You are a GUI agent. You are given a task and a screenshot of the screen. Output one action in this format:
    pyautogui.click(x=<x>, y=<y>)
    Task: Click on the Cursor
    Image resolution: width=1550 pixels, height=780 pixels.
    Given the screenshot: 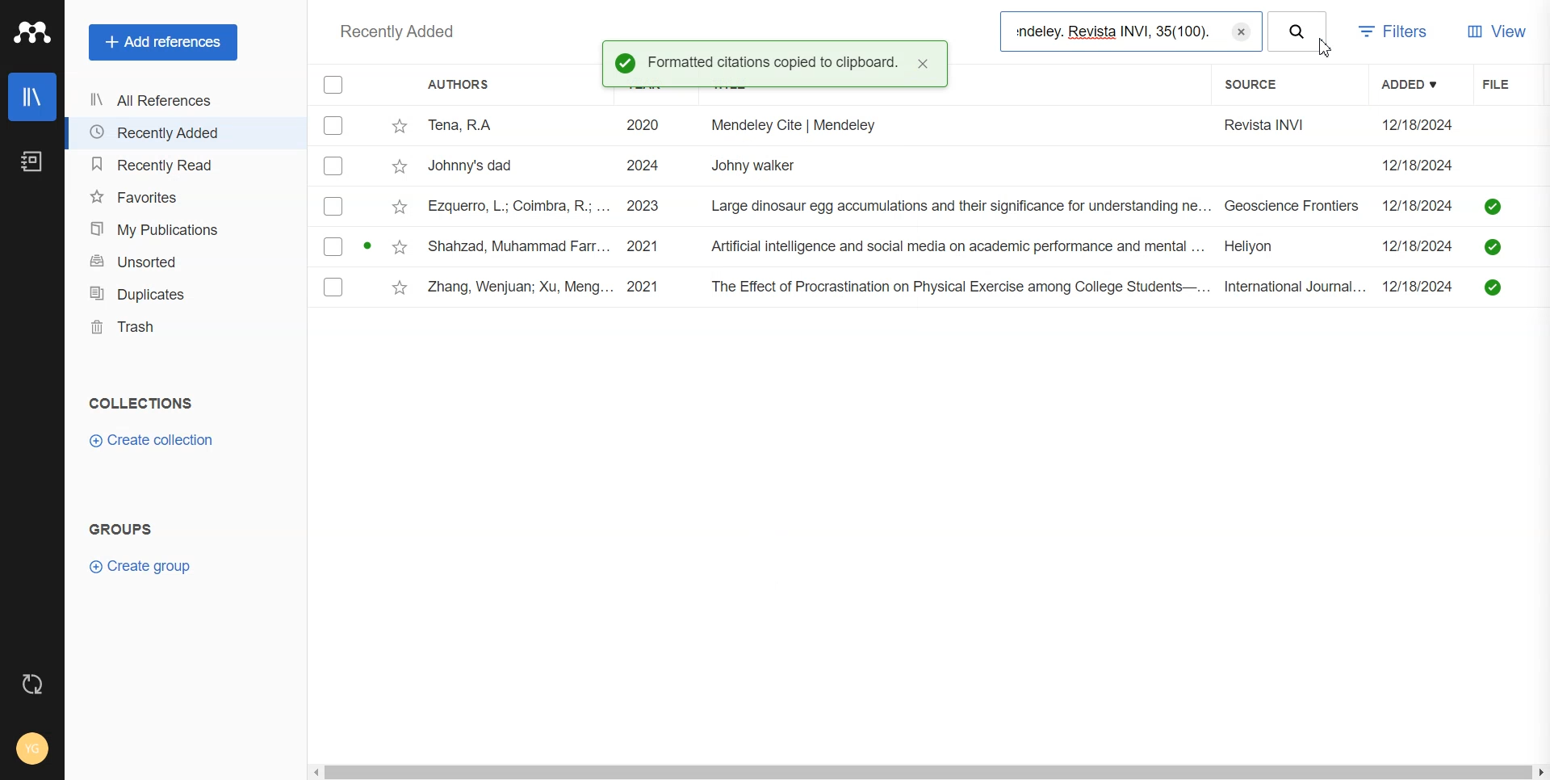 What is the action you would take?
    pyautogui.click(x=1327, y=48)
    